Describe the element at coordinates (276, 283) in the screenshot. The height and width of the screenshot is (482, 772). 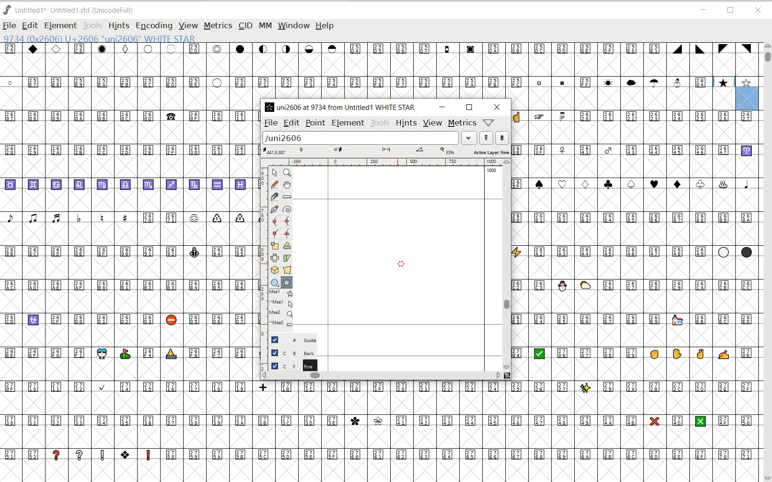
I see `RECTANGLE OR ELLIPSE` at that location.